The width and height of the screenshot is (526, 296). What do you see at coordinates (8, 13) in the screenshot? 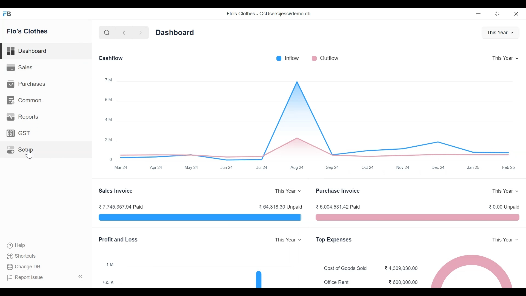
I see `FB` at bounding box center [8, 13].